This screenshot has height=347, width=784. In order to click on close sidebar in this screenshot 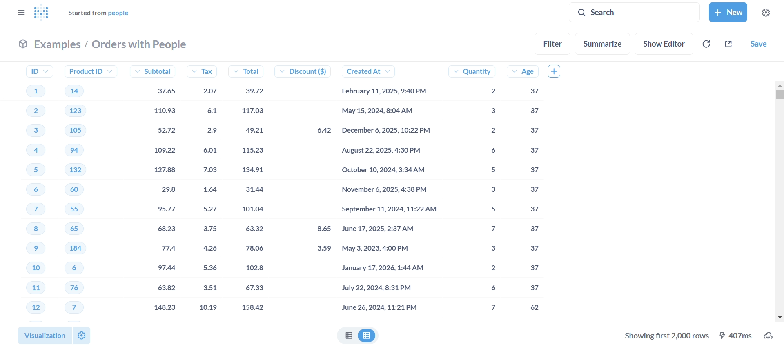, I will do `click(20, 12)`.